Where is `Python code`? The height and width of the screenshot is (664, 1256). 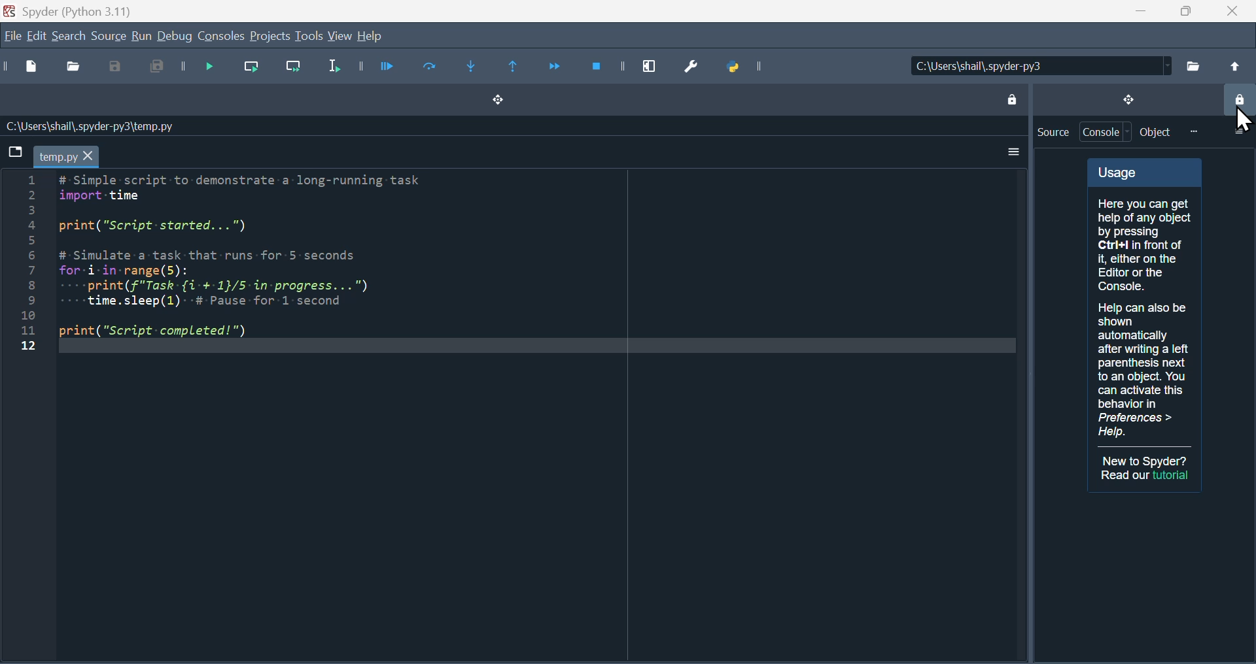 Python code is located at coordinates (256, 257).